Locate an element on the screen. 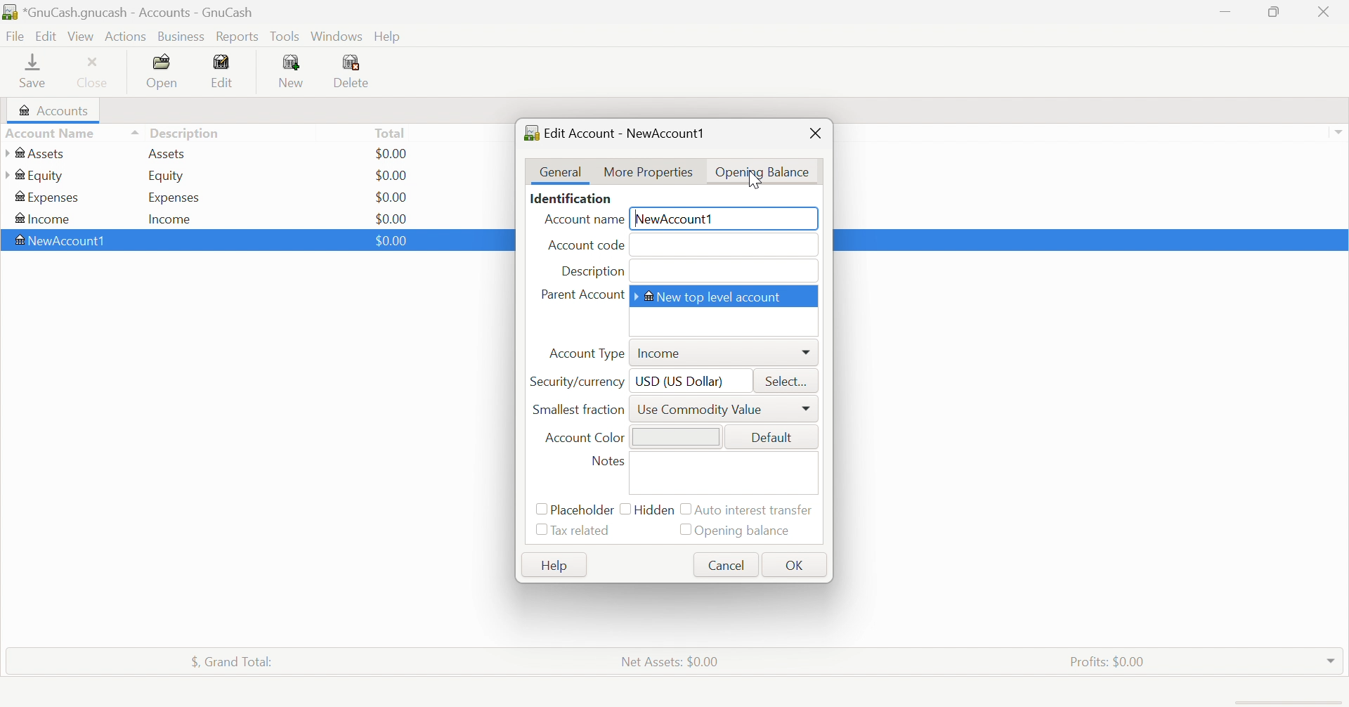 The width and height of the screenshot is (1349, 707). Restore Down is located at coordinates (1276, 13).